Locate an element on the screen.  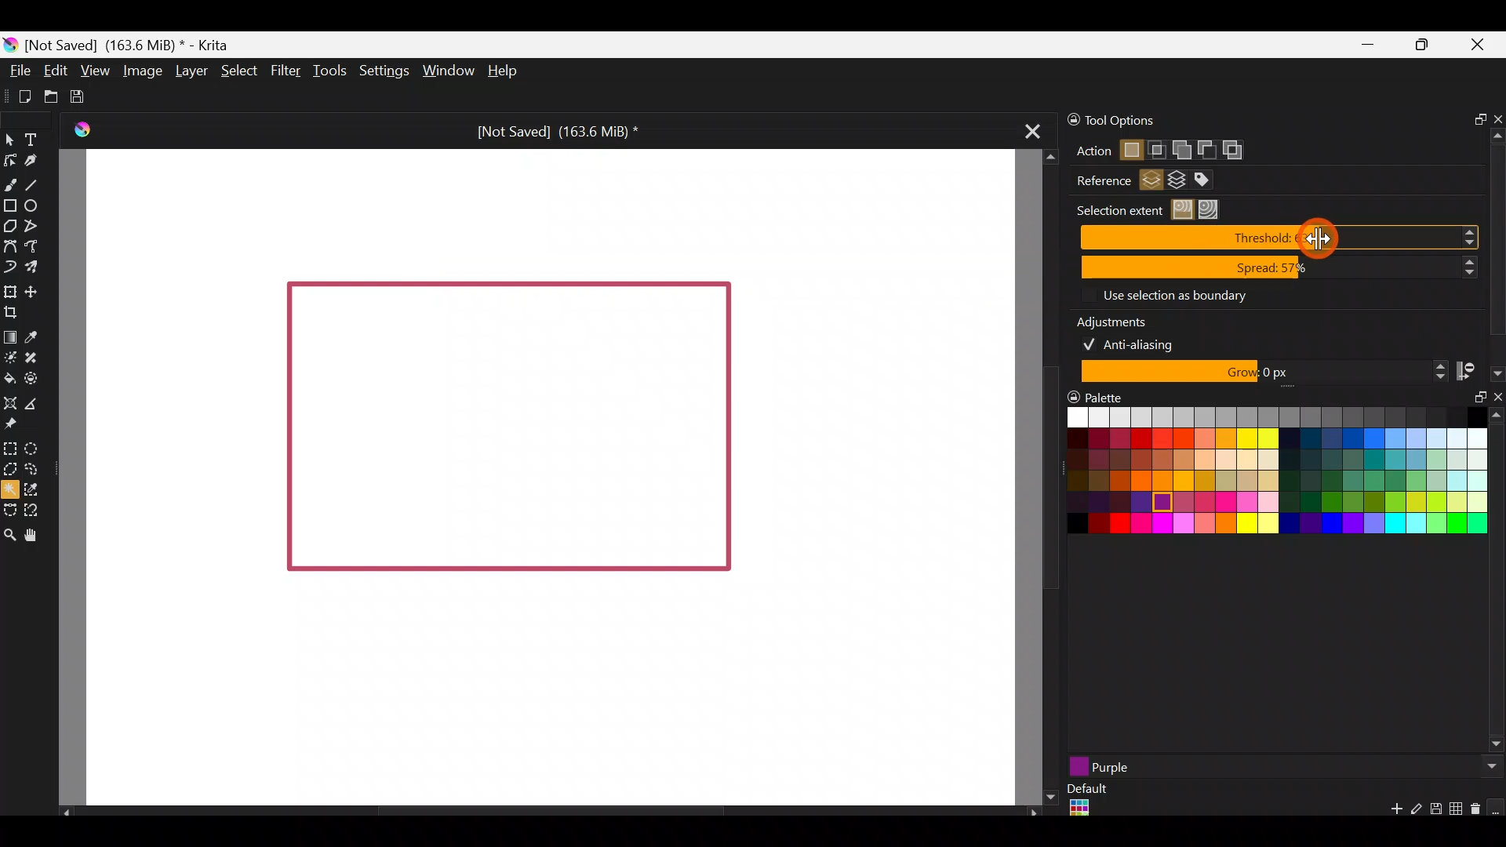
Transform a layer/selection is located at coordinates (9, 289).